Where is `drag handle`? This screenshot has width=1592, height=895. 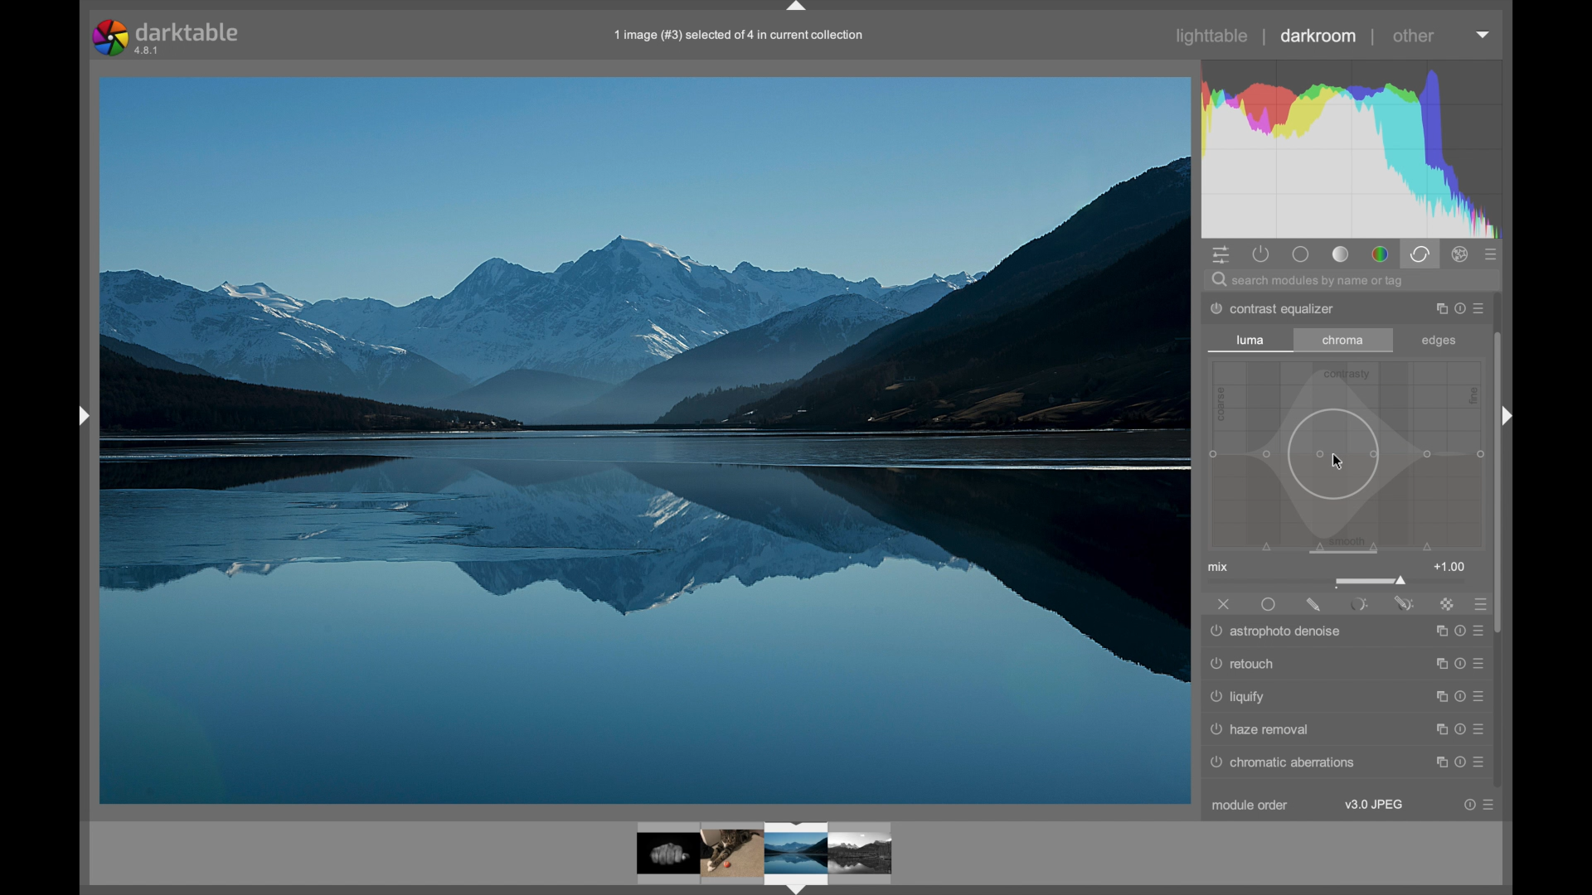
drag handle is located at coordinates (81, 418).